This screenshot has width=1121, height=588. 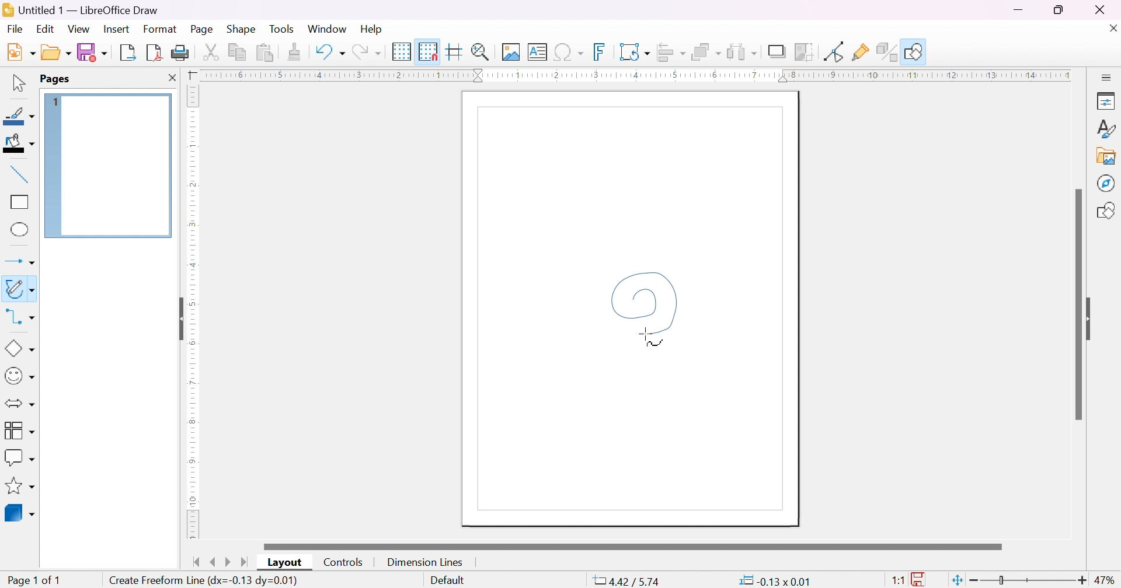 I want to click on page 1, so click(x=107, y=166).